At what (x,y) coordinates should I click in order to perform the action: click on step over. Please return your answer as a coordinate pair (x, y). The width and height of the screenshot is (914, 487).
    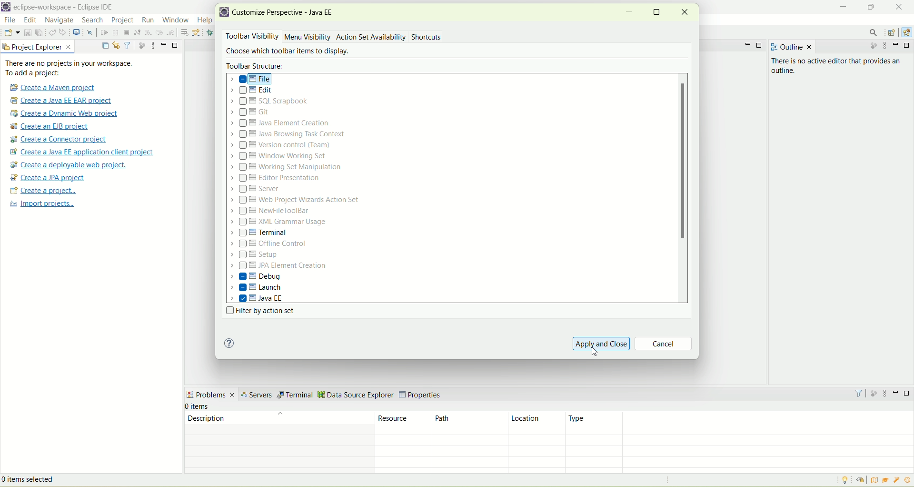
    Looking at the image, I should click on (159, 32).